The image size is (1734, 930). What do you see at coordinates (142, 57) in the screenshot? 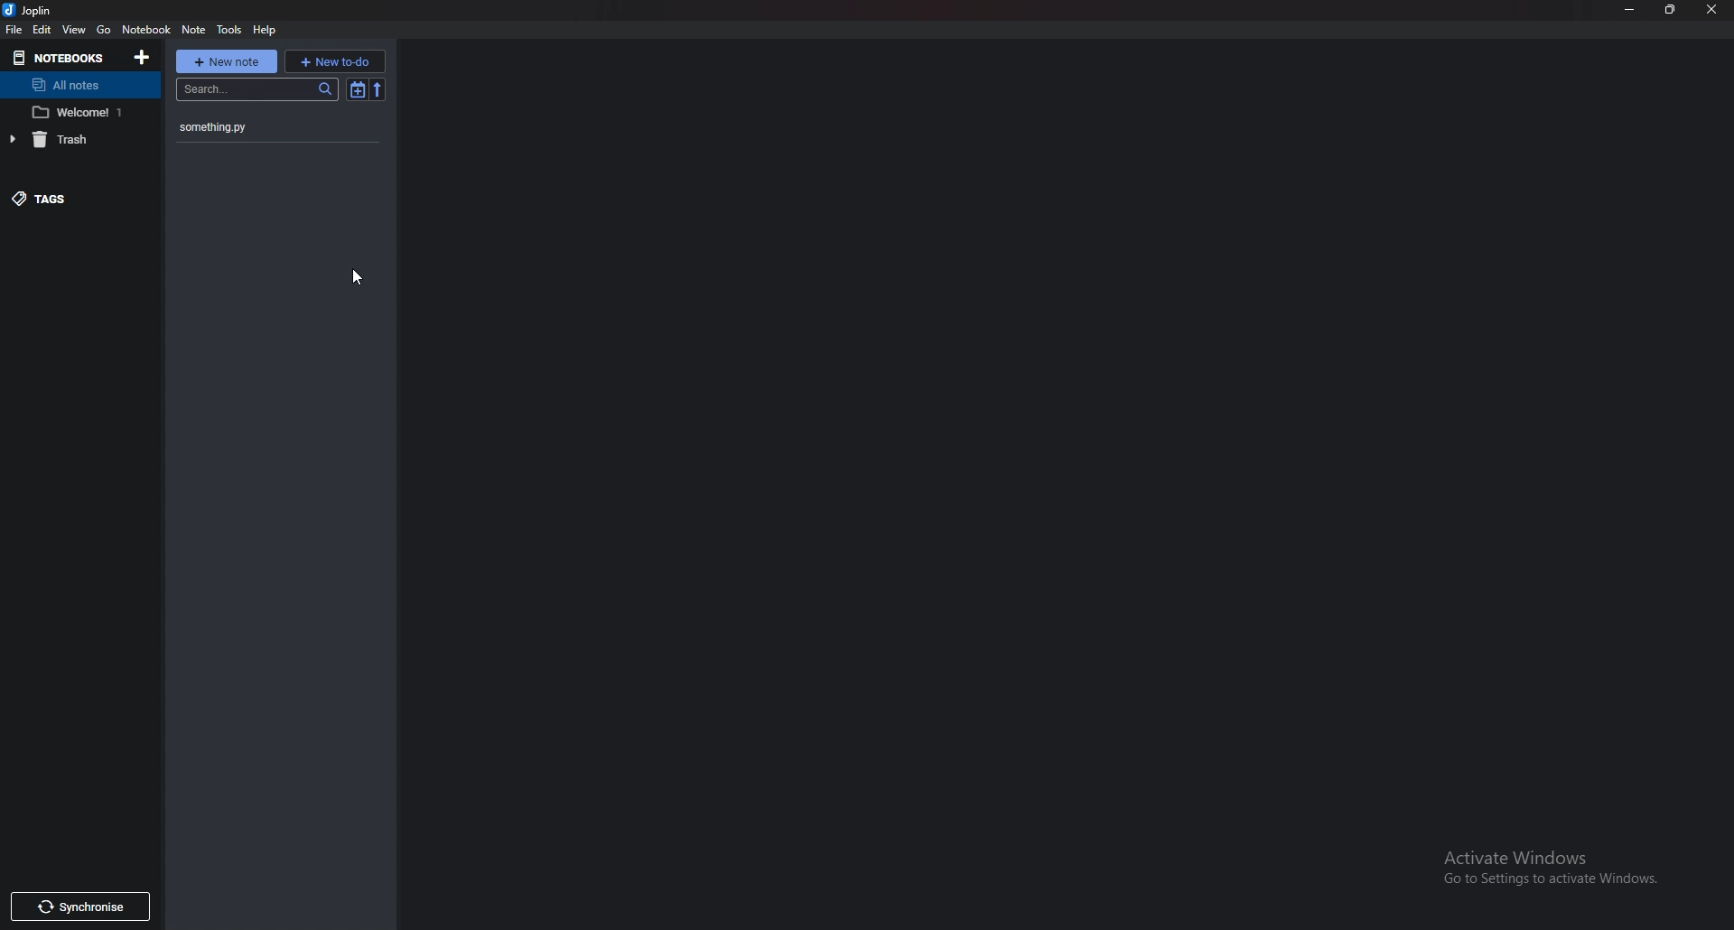
I see `Add notebooks` at bounding box center [142, 57].